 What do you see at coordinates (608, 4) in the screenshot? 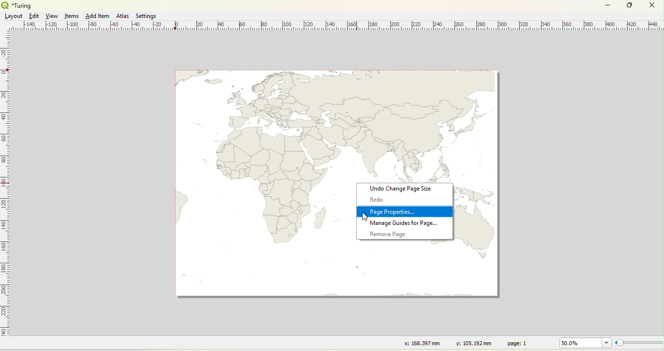
I see `Minimize` at bounding box center [608, 4].